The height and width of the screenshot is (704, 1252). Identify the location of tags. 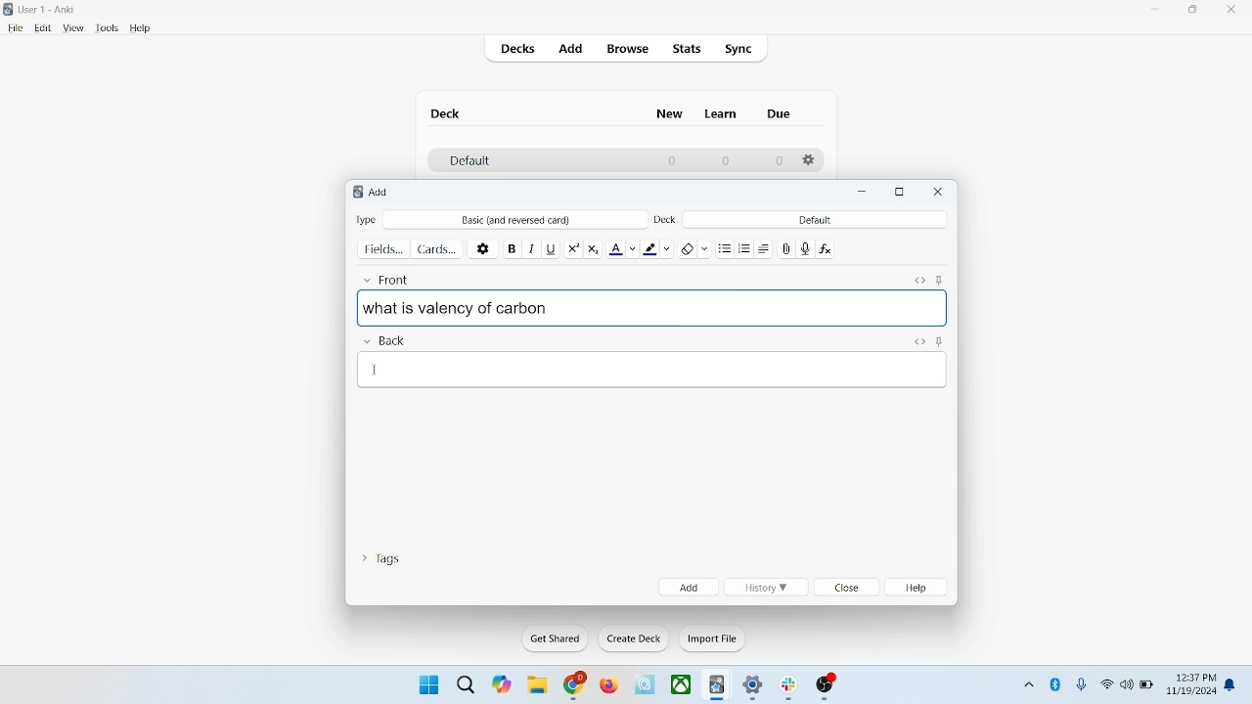
(380, 556).